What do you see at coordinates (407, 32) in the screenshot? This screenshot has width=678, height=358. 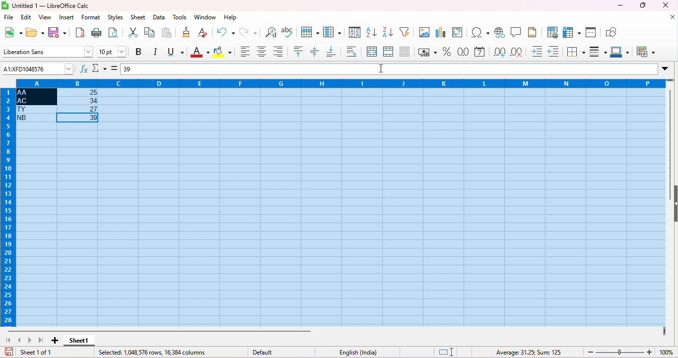 I see `filter` at bounding box center [407, 32].